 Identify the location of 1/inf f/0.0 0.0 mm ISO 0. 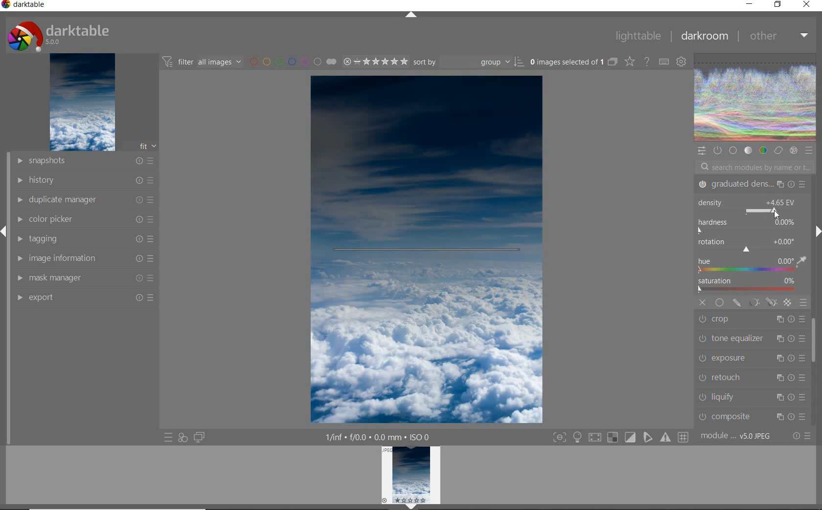
(380, 436).